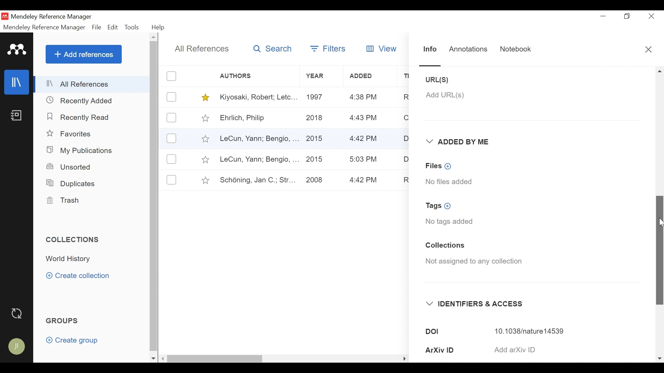 The height and width of the screenshot is (373, 664). Describe the element at coordinates (17, 82) in the screenshot. I see `Library` at that location.